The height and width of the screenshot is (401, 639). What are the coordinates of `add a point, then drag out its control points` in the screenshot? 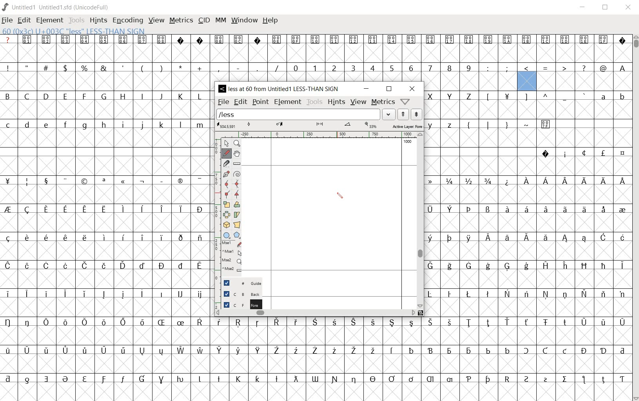 It's located at (227, 173).